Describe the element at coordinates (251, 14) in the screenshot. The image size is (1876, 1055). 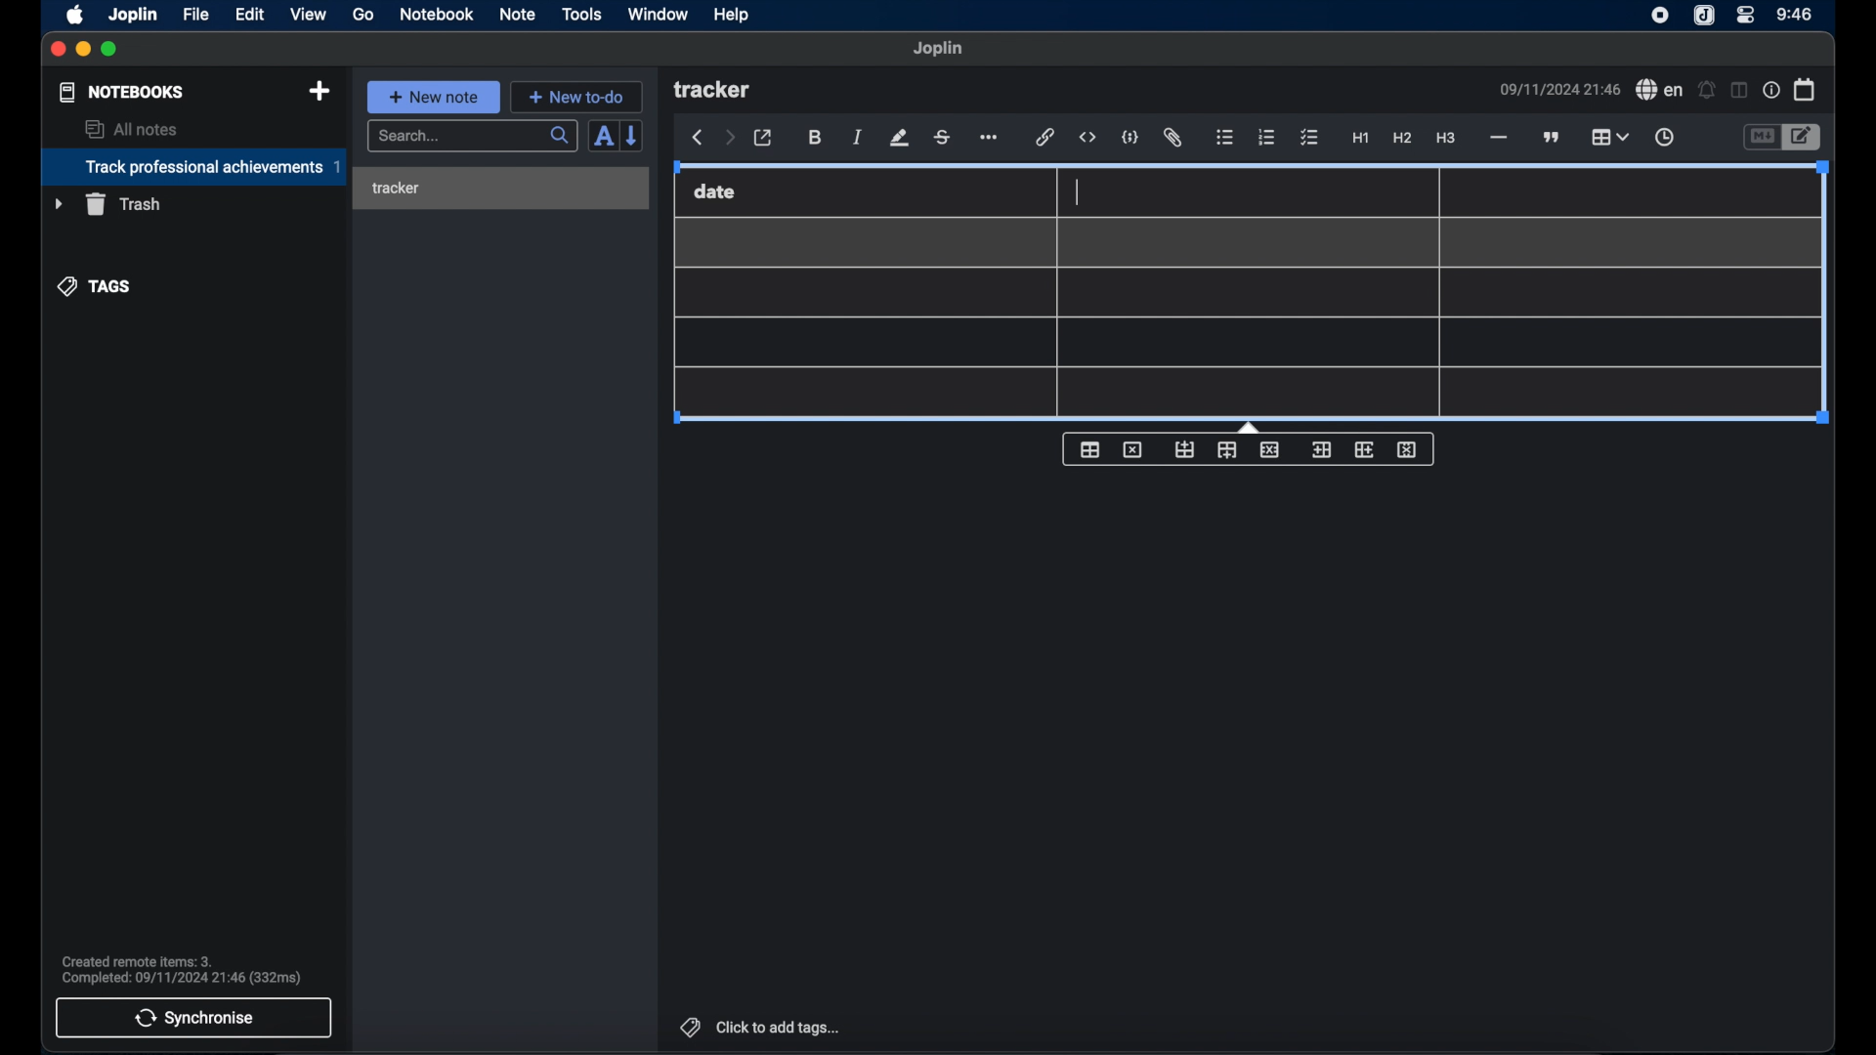
I see `edit` at that location.